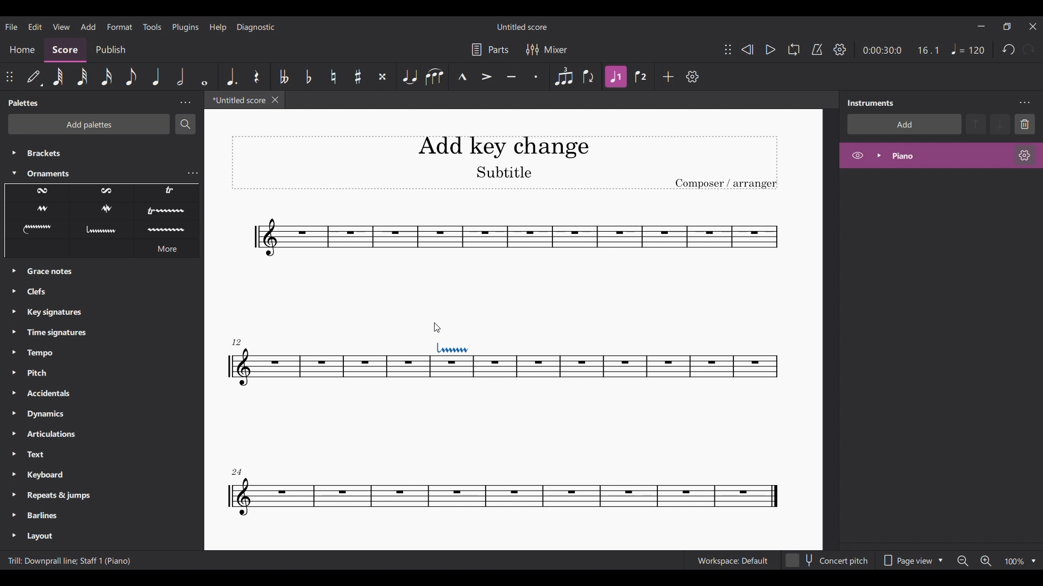 The width and height of the screenshot is (1043, 586). What do you see at coordinates (1009, 50) in the screenshot?
I see `Undo` at bounding box center [1009, 50].